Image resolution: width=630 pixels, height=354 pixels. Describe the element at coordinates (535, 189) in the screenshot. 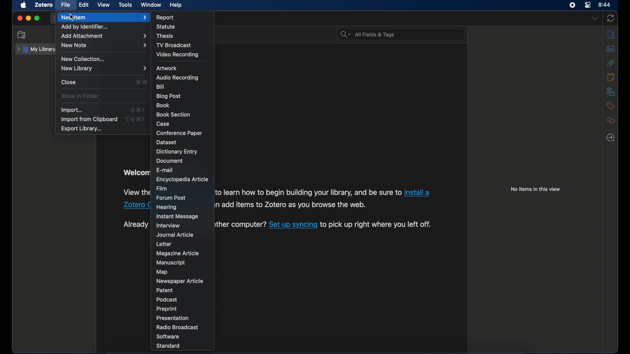

I see `no items in this view` at that location.